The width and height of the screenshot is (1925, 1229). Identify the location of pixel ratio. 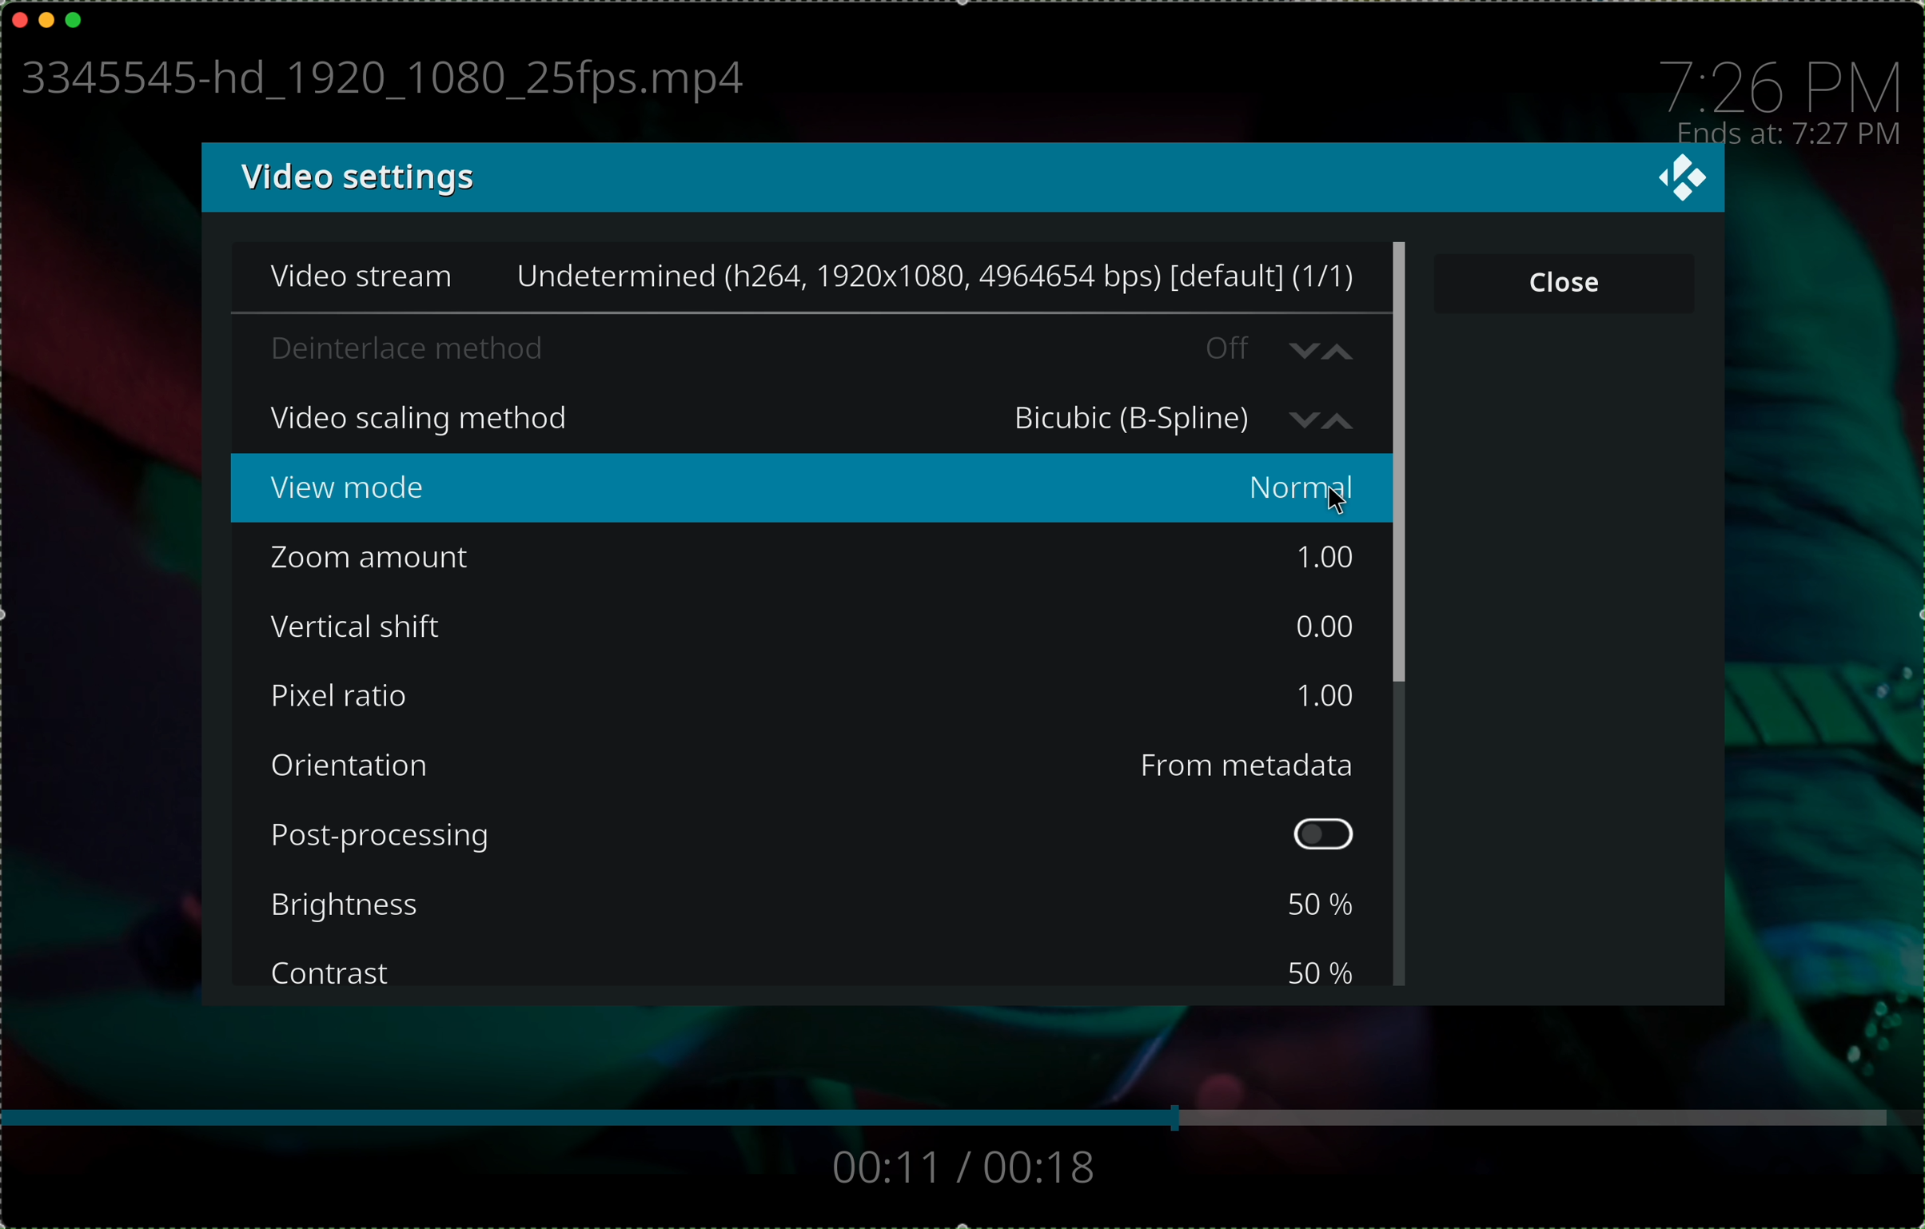
(338, 698).